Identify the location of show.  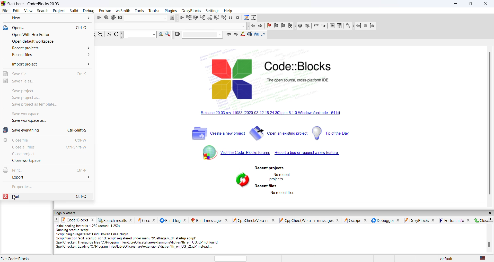
(332, 26).